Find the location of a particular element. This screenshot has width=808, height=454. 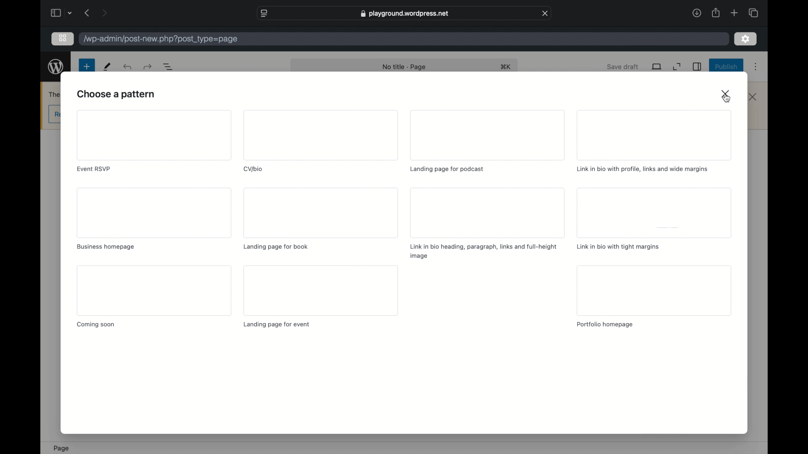

landing page for event is located at coordinates (276, 325).